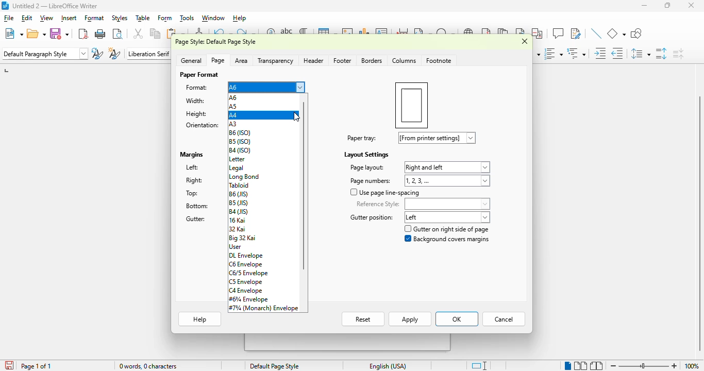  What do you see at coordinates (242, 61) in the screenshot?
I see `area` at bounding box center [242, 61].